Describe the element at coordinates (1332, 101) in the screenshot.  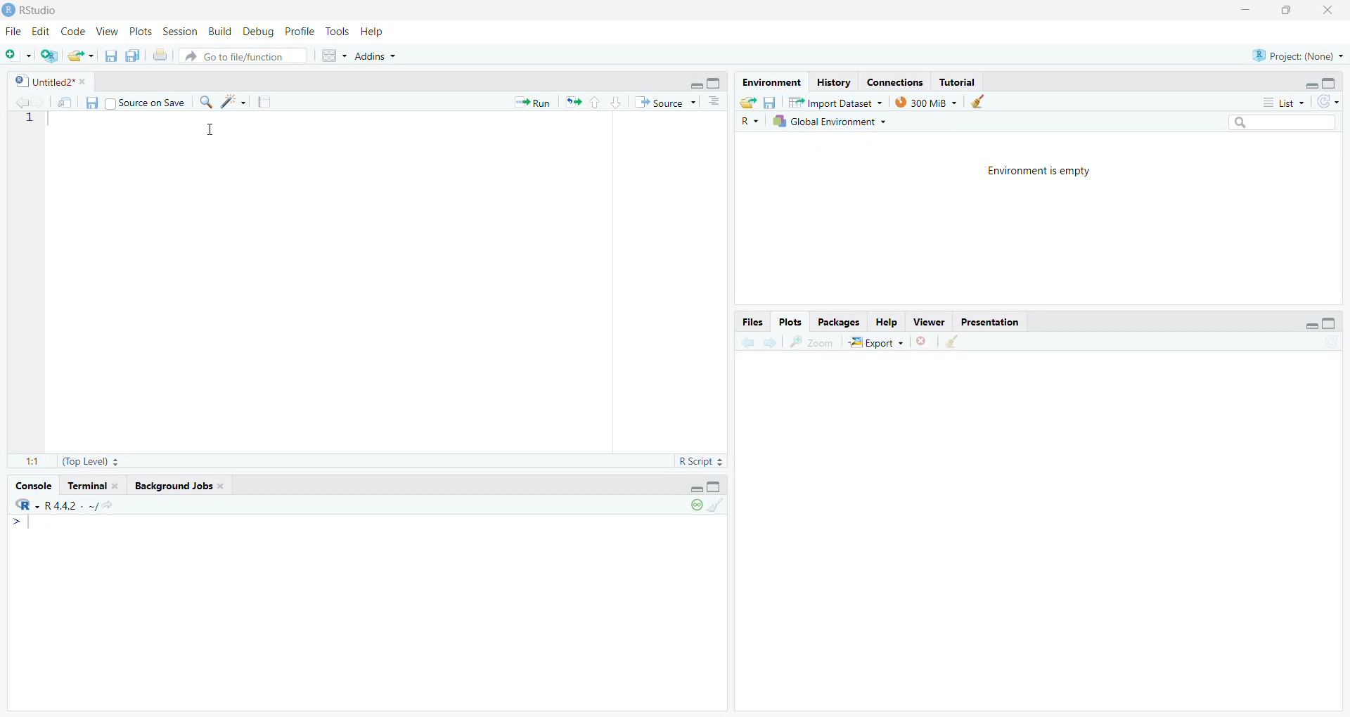
I see `refresh` at that location.